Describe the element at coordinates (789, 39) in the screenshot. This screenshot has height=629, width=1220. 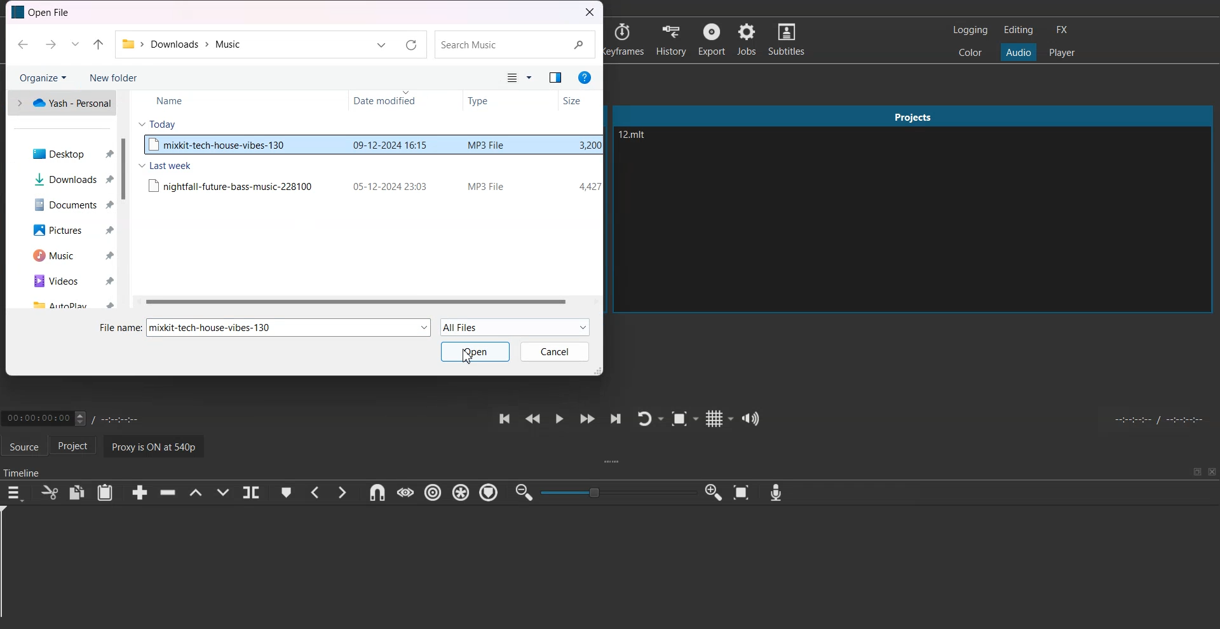
I see `Subtitles` at that location.